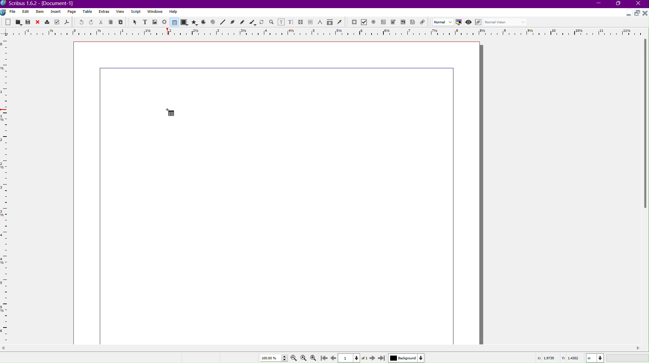 The width and height of the screenshot is (649, 363). What do you see at coordinates (282, 22) in the screenshot?
I see `Edit Contents of Frame` at bounding box center [282, 22].